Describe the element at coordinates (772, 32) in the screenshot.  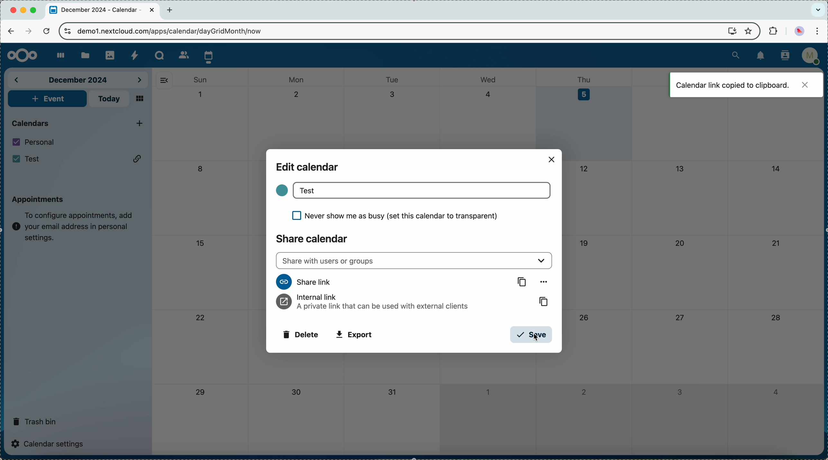
I see `extensions` at that location.